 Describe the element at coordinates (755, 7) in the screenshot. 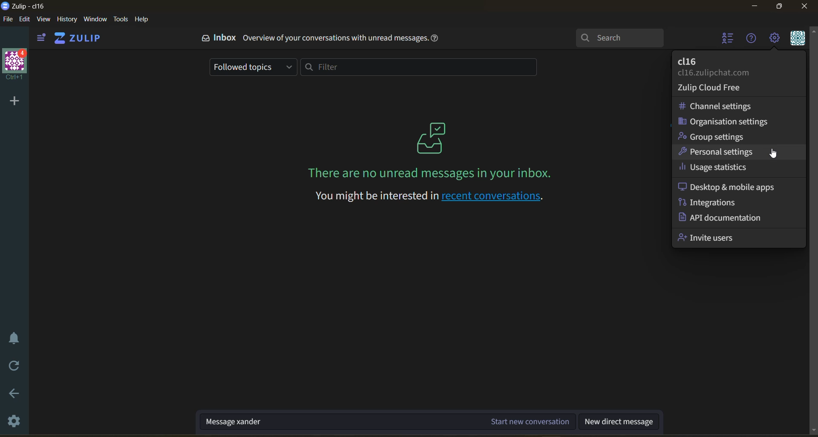

I see `Minimize` at that location.